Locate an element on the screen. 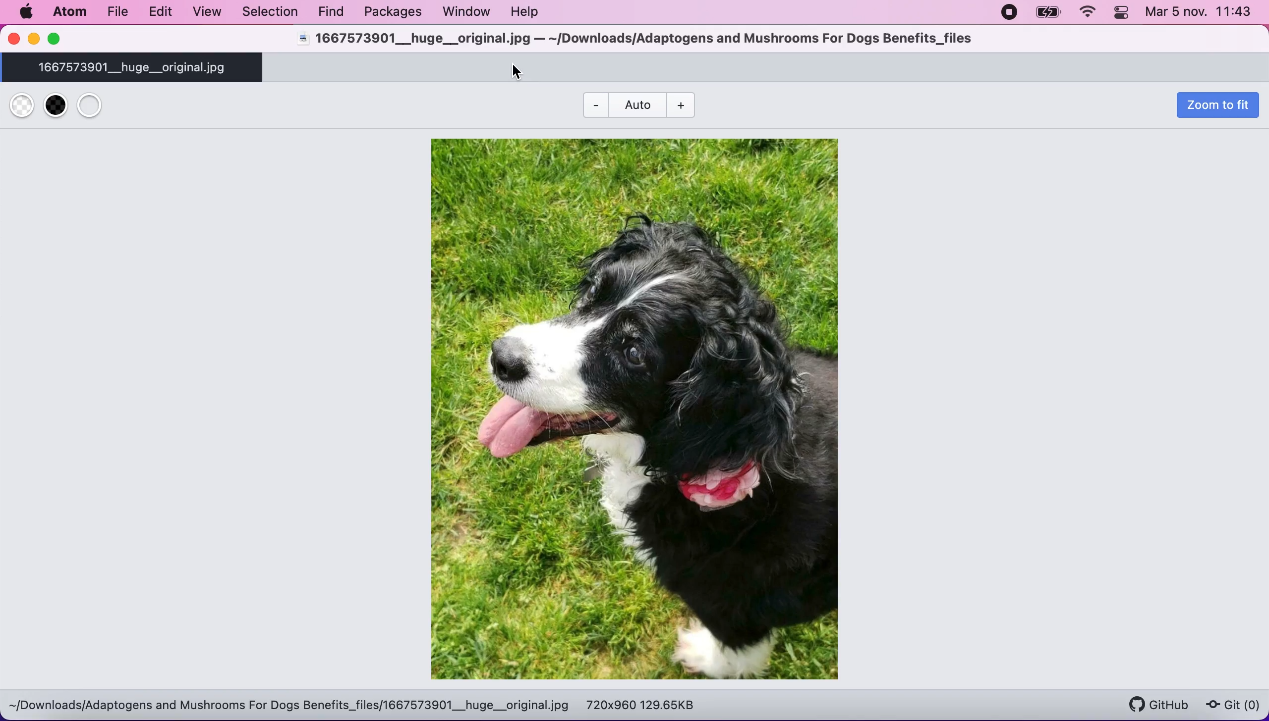  file image is located at coordinates (644, 407).